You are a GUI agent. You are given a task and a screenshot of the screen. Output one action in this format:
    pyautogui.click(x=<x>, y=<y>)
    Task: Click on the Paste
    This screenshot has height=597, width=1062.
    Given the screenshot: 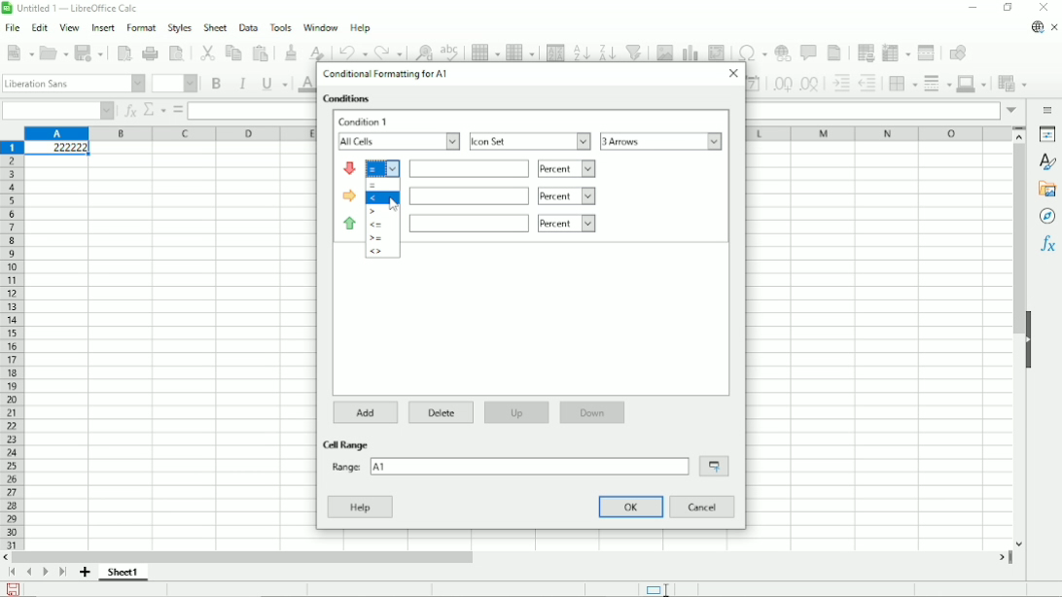 What is the action you would take?
    pyautogui.click(x=261, y=51)
    